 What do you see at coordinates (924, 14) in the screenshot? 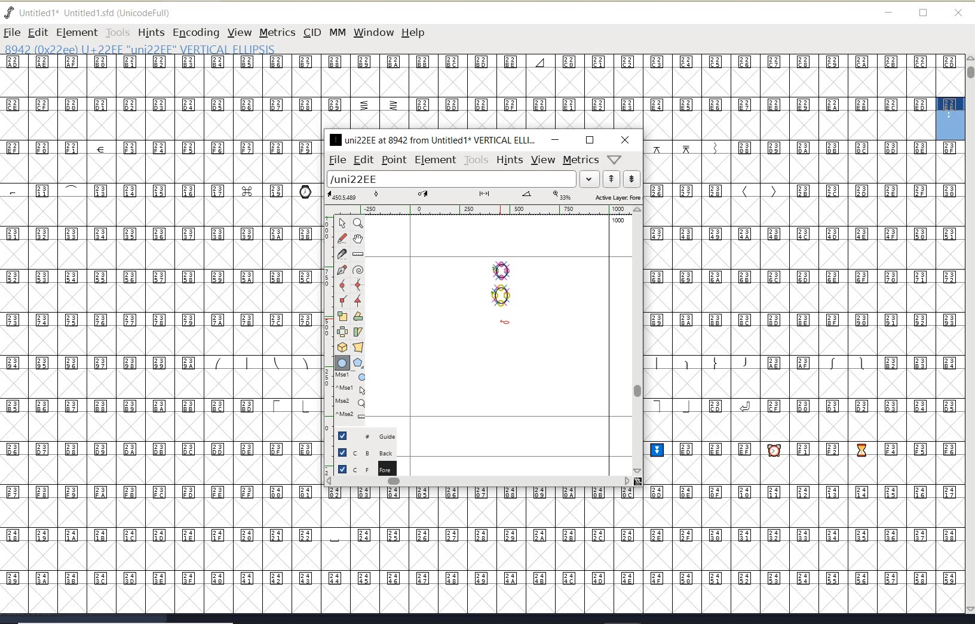
I see `restore` at bounding box center [924, 14].